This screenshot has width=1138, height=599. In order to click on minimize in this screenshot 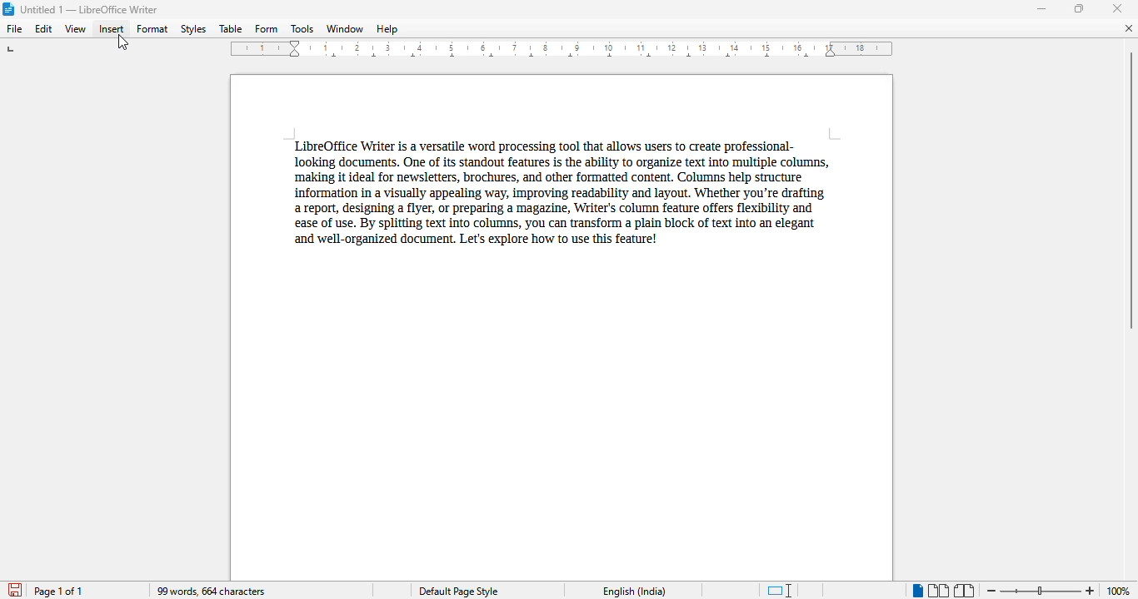, I will do `click(1042, 9)`.